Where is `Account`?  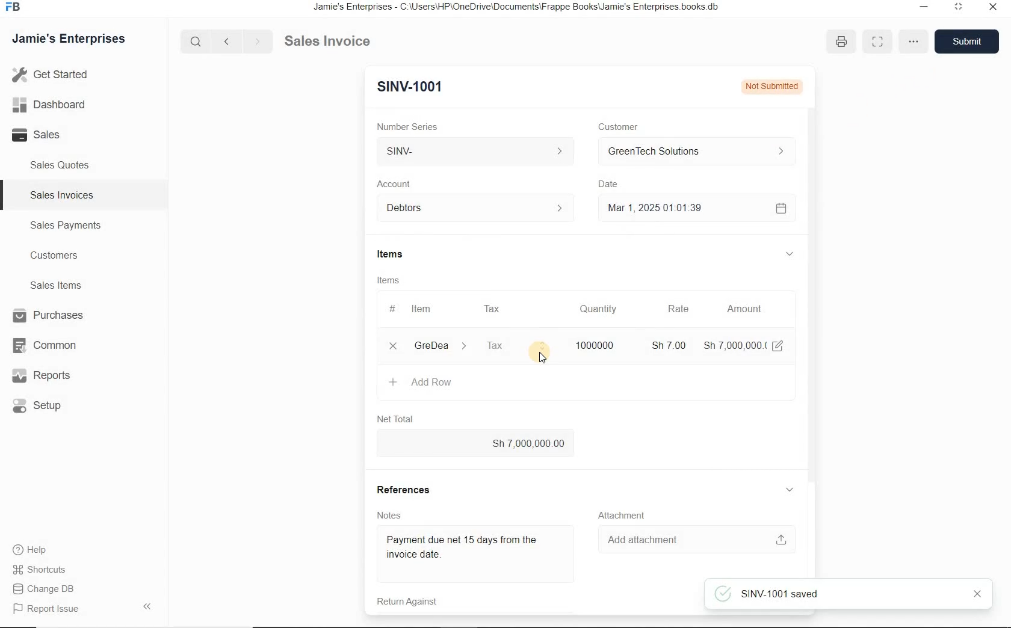 Account is located at coordinates (395, 183).